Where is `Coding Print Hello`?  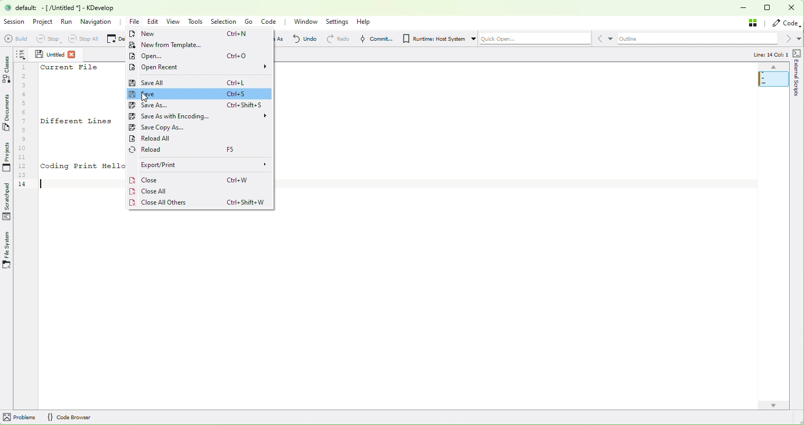 Coding Print Hello is located at coordinates (84, 166).